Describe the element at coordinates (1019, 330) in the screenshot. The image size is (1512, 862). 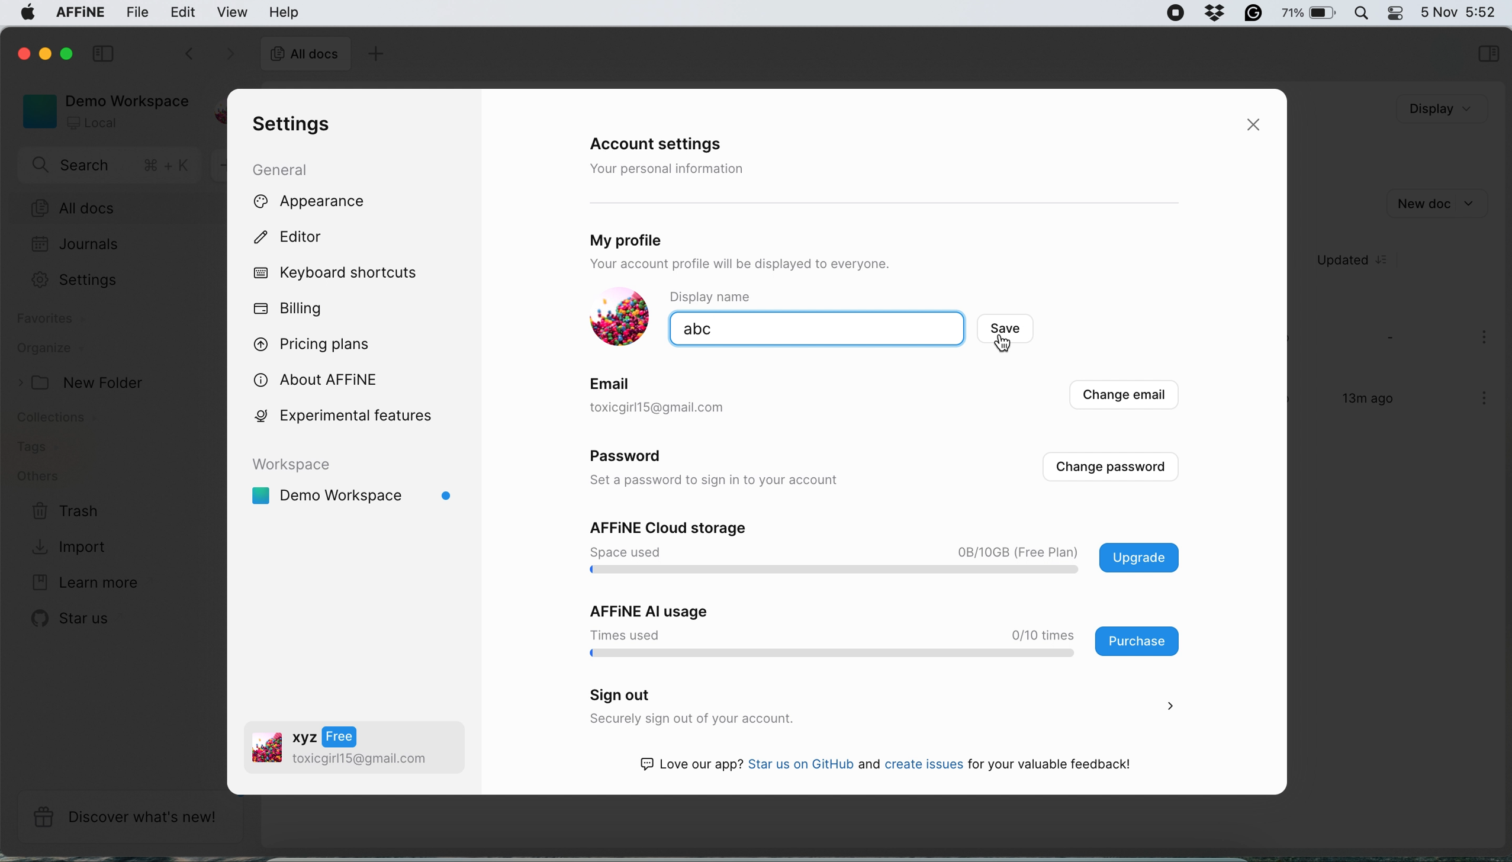
I see `Save` at that location.